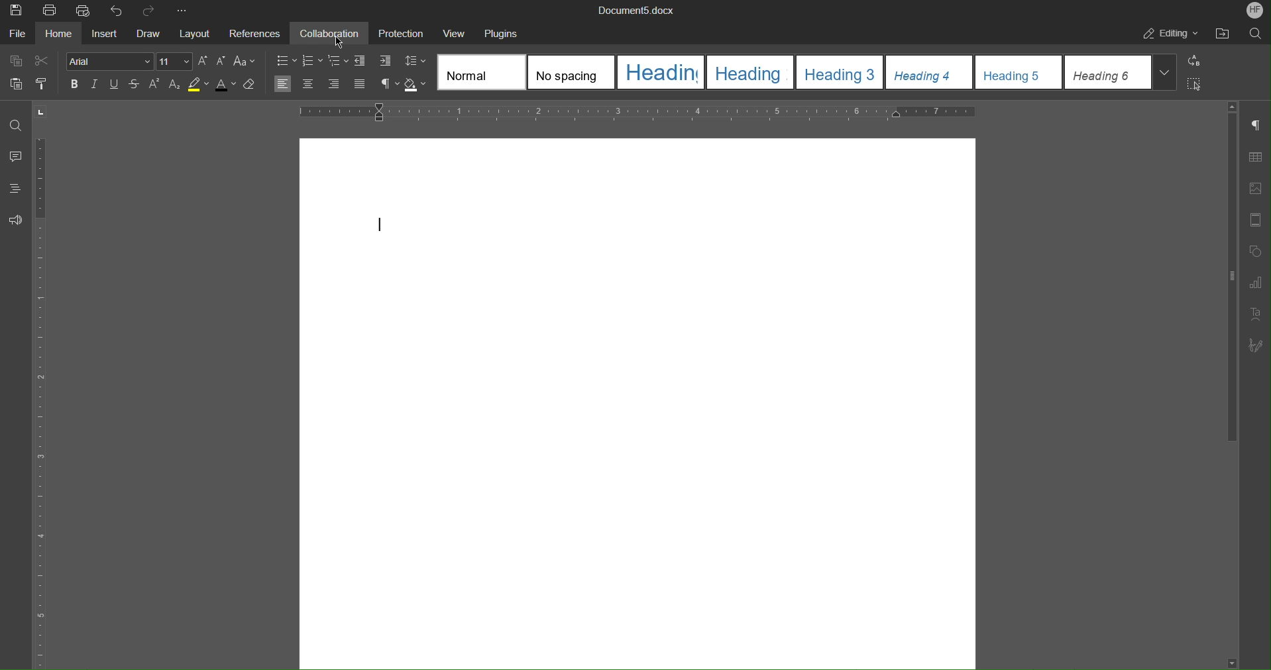 The height and width of the screenshot is (670, 1271). What do you see at coordinates (17, 225) in the screenshot?
I see `Feedback and Support` at bounding box center [17, 225].